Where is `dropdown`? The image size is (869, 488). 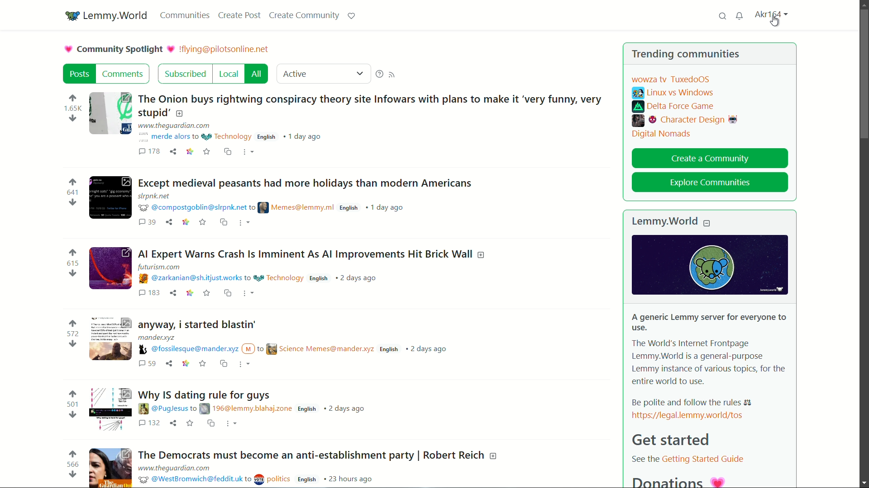 dropdown is located at coordinates (361, 74).